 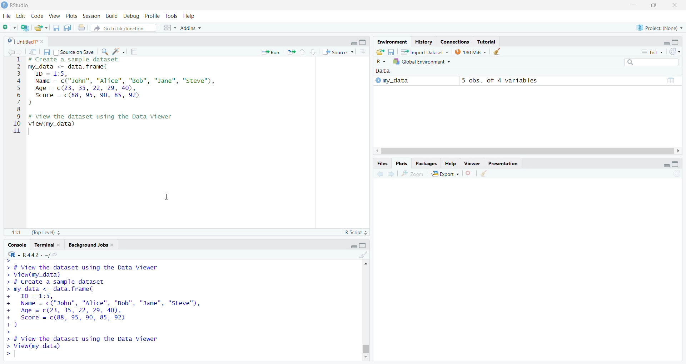 I want to click on Help, so click(x=190, y=17).